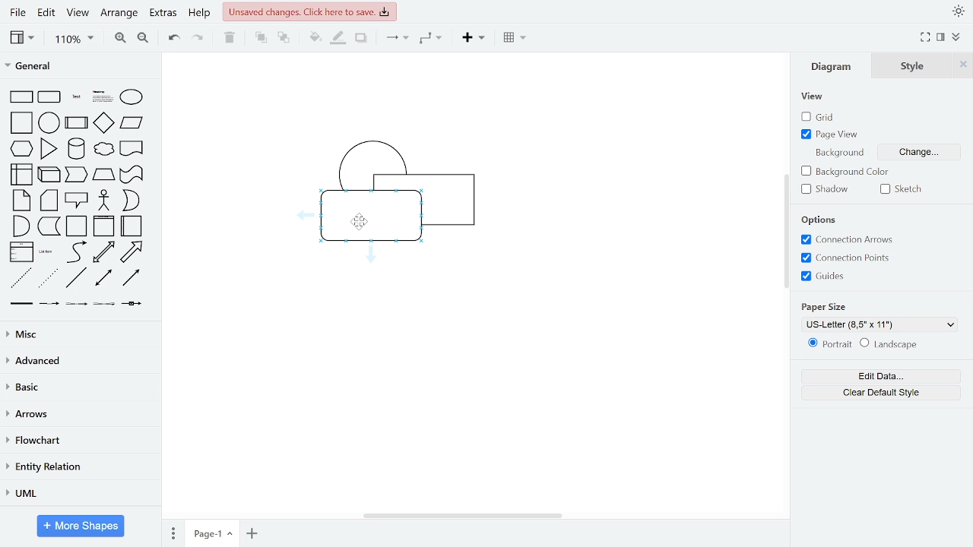 This screenshot has width=973, height=547. I want to click on connector with label, so click(50, 303).